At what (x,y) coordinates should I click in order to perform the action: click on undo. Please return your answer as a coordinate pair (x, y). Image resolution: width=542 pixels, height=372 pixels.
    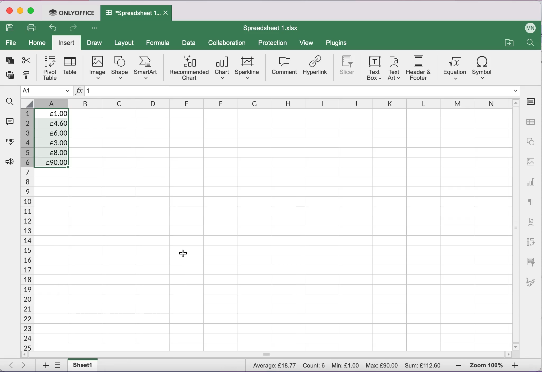
    Looking at the image, I should click on (51, 28).